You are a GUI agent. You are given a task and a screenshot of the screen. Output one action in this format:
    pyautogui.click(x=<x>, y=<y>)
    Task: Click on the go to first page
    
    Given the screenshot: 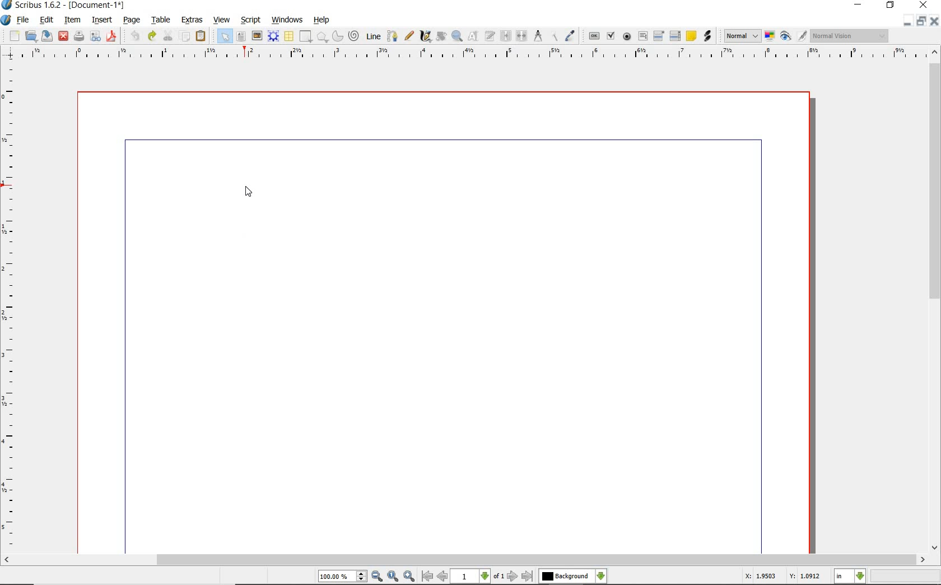 What is the action you would take?
    pyautogui.click(x=427, y=577)
    